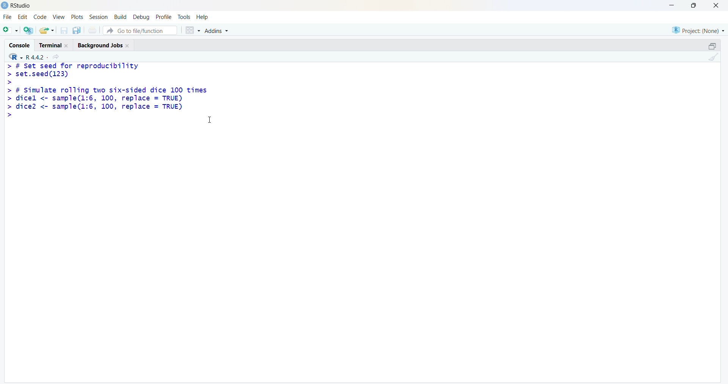 The height and width of the screenshot is (384, 728). Describe the element at coordinates (64, 30) in the screenshot. I see `save` at that location.